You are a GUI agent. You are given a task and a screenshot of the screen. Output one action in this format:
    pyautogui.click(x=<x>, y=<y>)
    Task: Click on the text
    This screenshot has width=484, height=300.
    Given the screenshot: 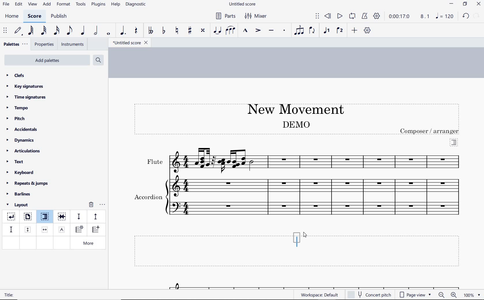 What is the action you would take?
    pyautogui.click(x=16, y=162)
    